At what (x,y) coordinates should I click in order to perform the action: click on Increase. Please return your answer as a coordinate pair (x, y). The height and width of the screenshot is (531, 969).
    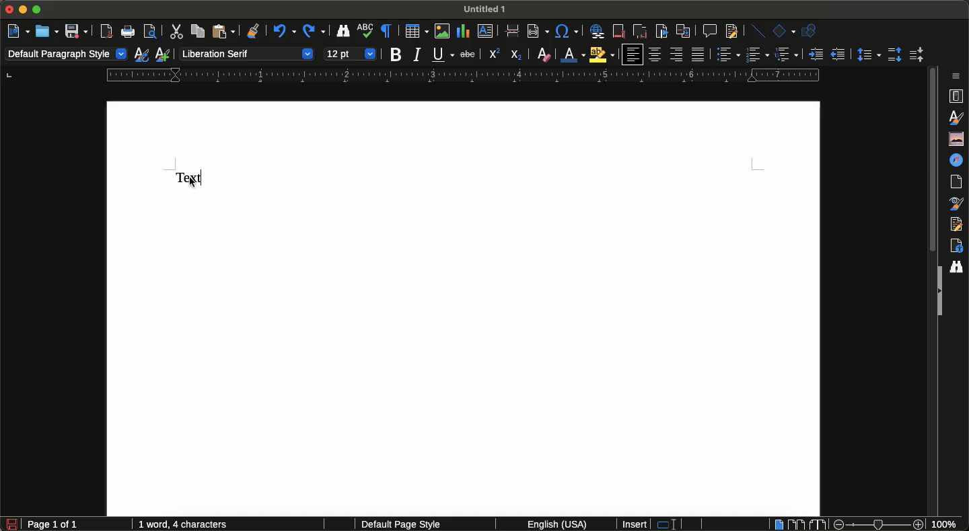
    Looking at the image, I should click on (816, 54).